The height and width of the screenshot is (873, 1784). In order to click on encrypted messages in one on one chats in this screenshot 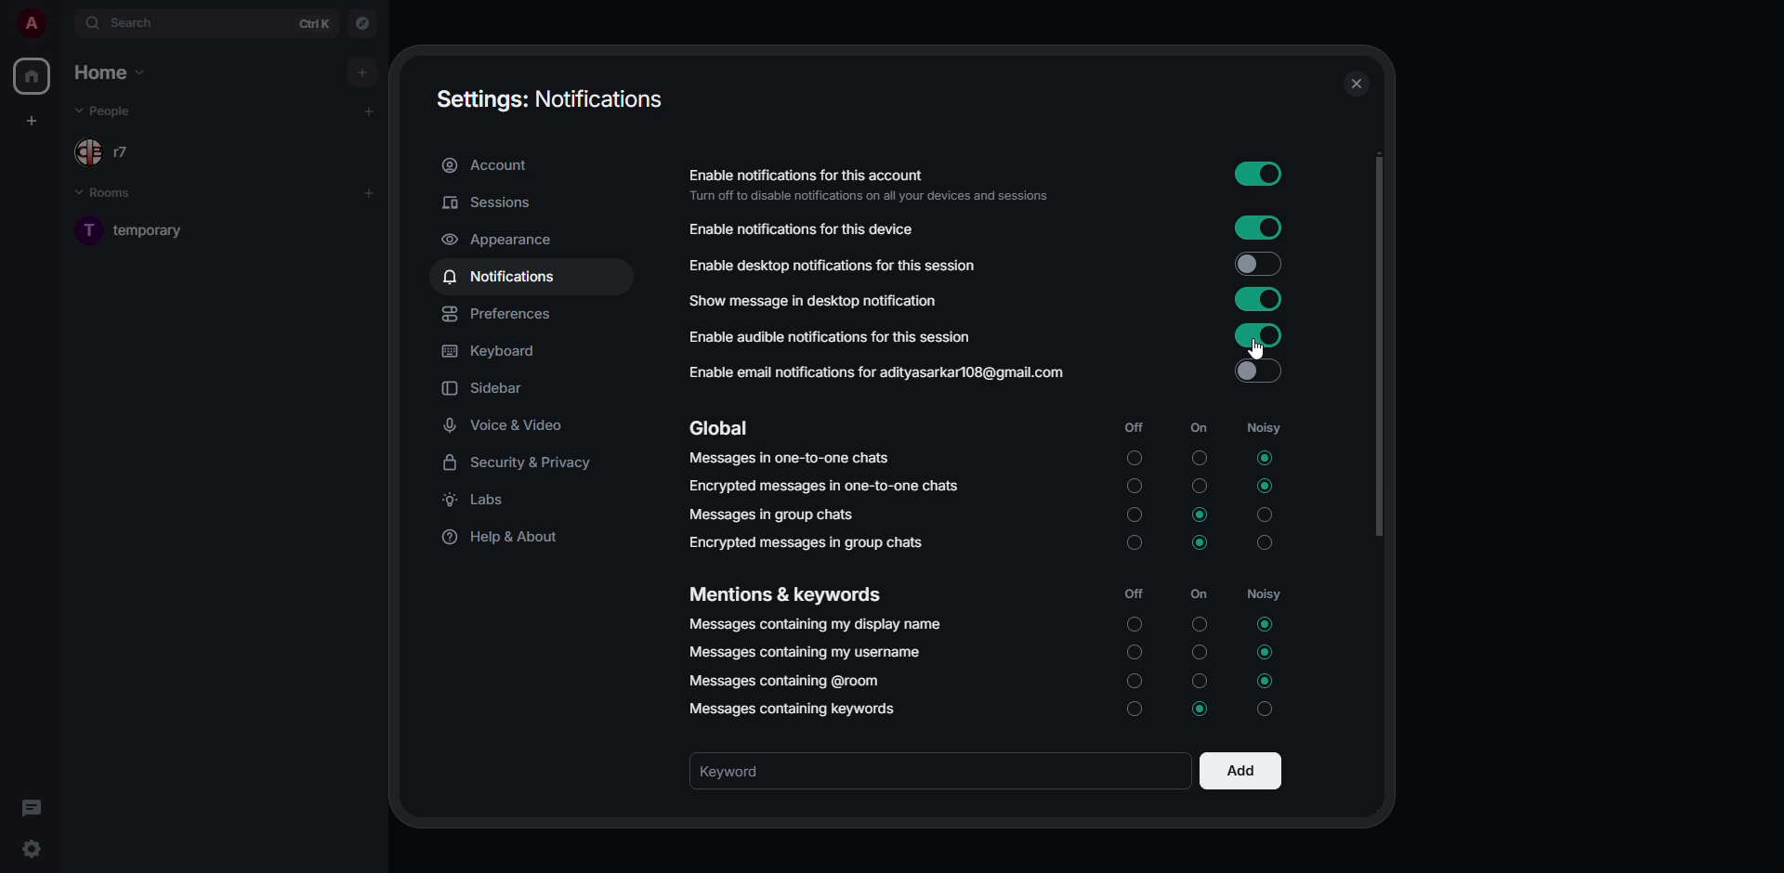, I will do `click(825, 487)`.